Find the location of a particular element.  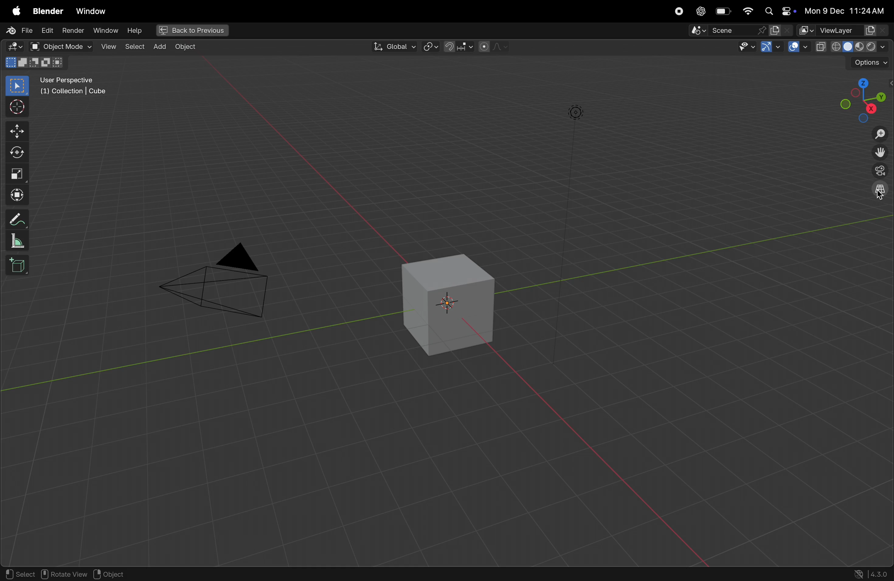

cursor is located at coordinates (14, 107).